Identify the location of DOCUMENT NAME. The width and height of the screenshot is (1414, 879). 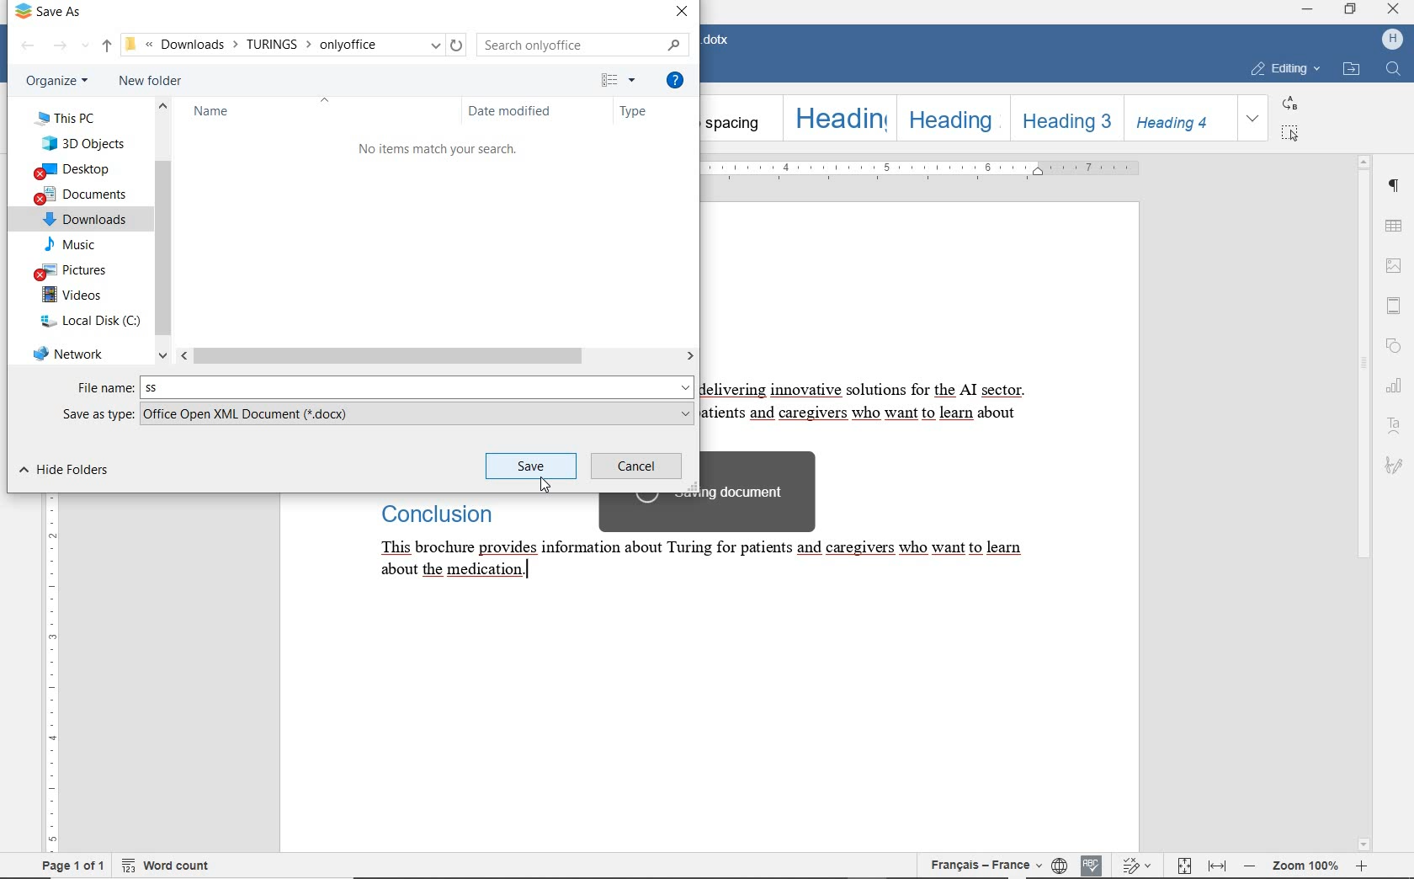
(720, 40).